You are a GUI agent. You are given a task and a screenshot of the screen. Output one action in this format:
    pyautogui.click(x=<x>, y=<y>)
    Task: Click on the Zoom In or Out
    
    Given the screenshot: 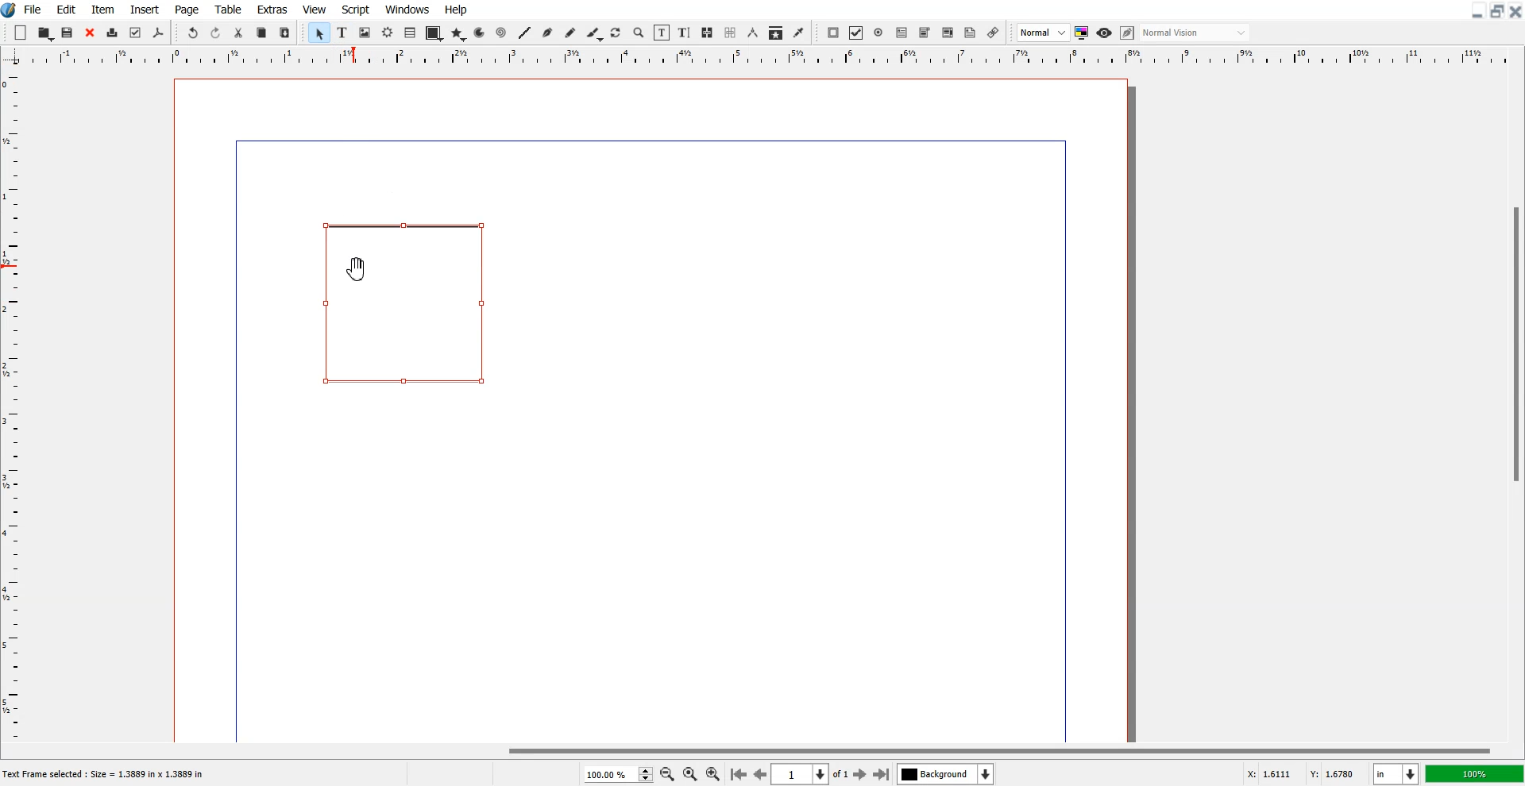 What is the action you would take?
    pyautogui.click(x=639, y=32)
    